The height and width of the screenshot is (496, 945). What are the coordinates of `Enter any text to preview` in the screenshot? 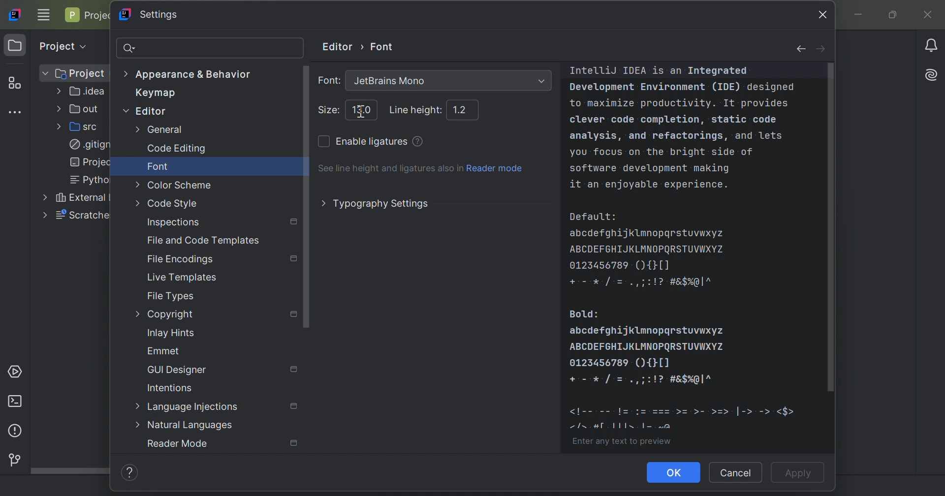 It's located at (620, 443).